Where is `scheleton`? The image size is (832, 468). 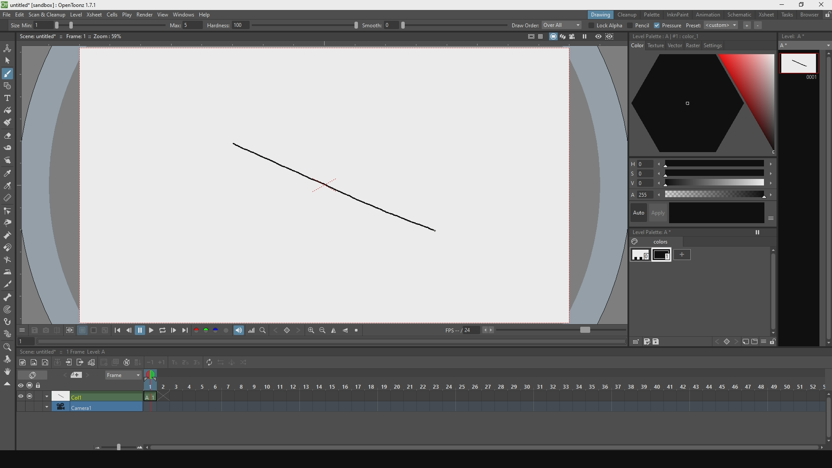 scheleton is located at coordinates (7, 297).